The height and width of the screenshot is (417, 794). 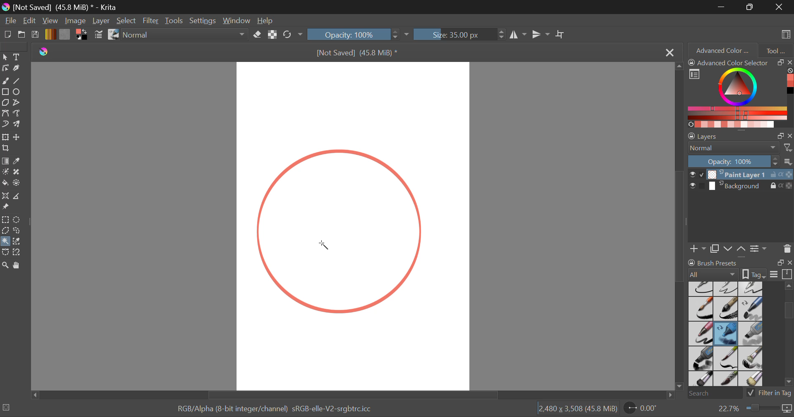 I want to click on Bezier Curve Selection, so click(x=5, y=252).